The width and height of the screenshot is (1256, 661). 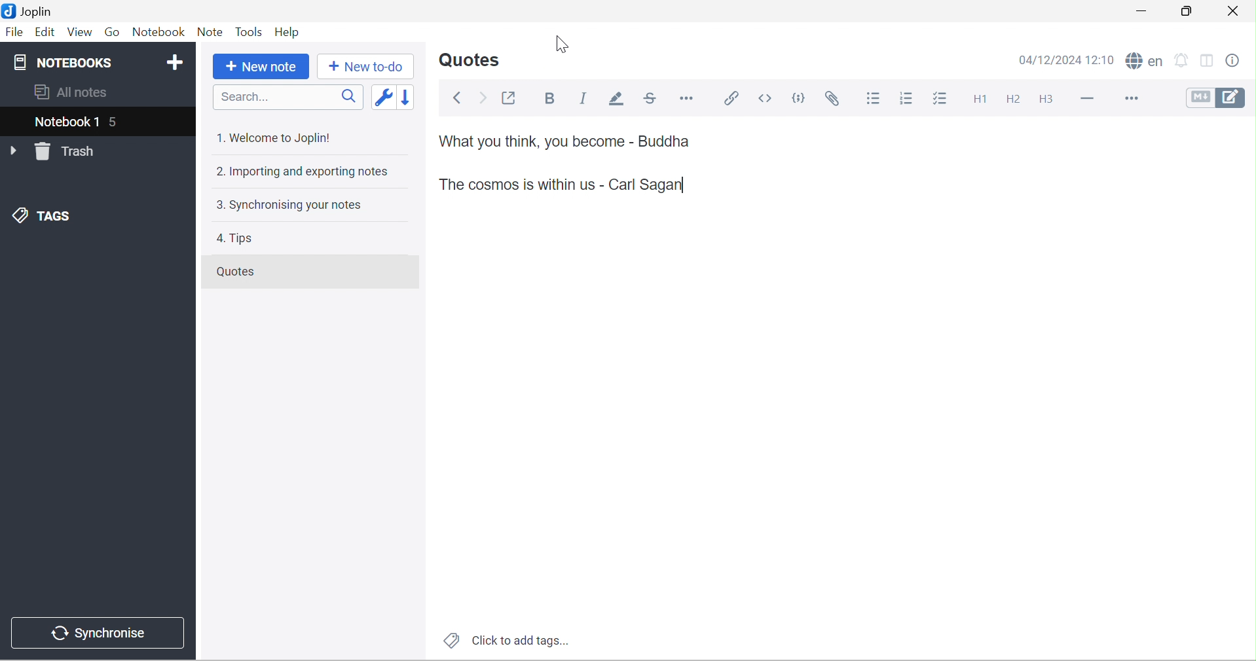 What do you see at coordinates (510, 98) in the screenshot?
I see `Toggle external editing` at bounding box center [510, 98].